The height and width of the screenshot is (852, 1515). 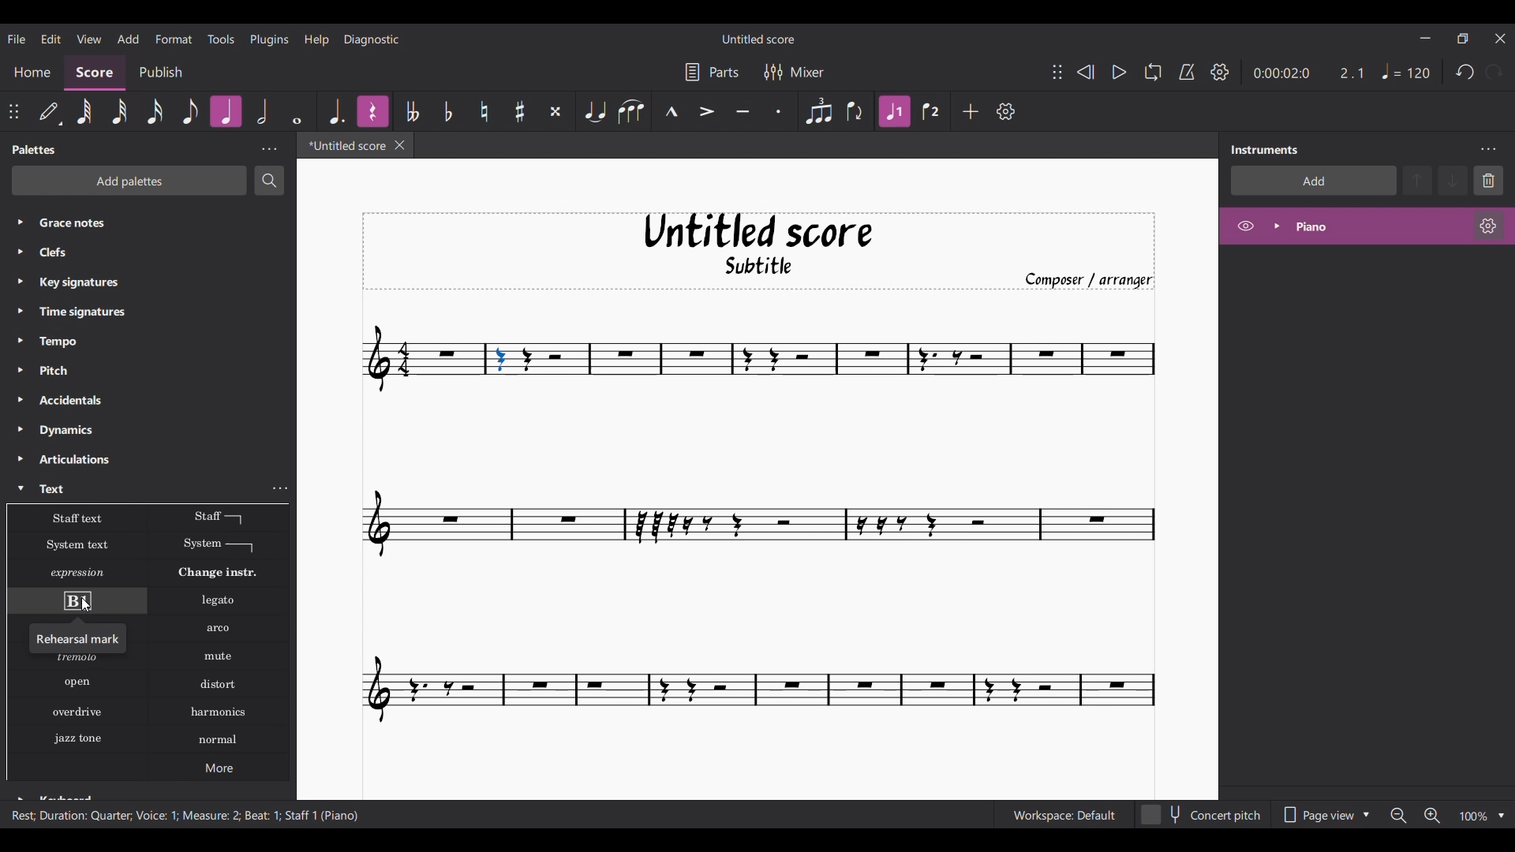 I want to click on Collapse Text palette, so click(x=21, y=488).